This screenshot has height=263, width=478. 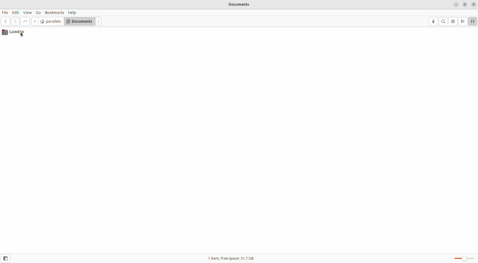 What do you see at coordinates (55, 13) in the screenshot?
I see `Bookmarks` at bounding box center [55, 13].